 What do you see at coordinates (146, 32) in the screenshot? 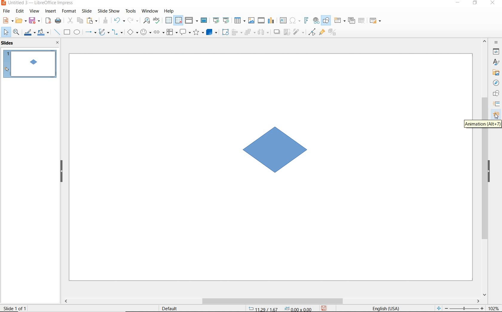
I see `symbol shapes` at bounding box center [146, 32].